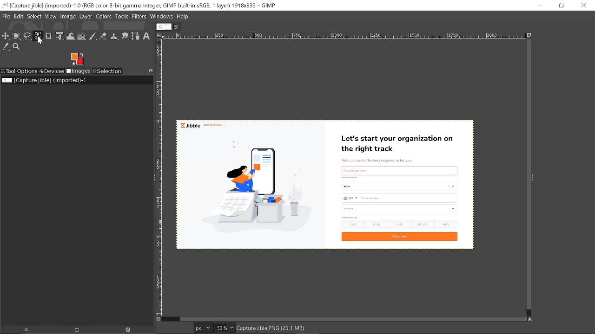  Describe the element at coordinates (23, 330) in the screenshot. I see `Raise image for this display` at that location.